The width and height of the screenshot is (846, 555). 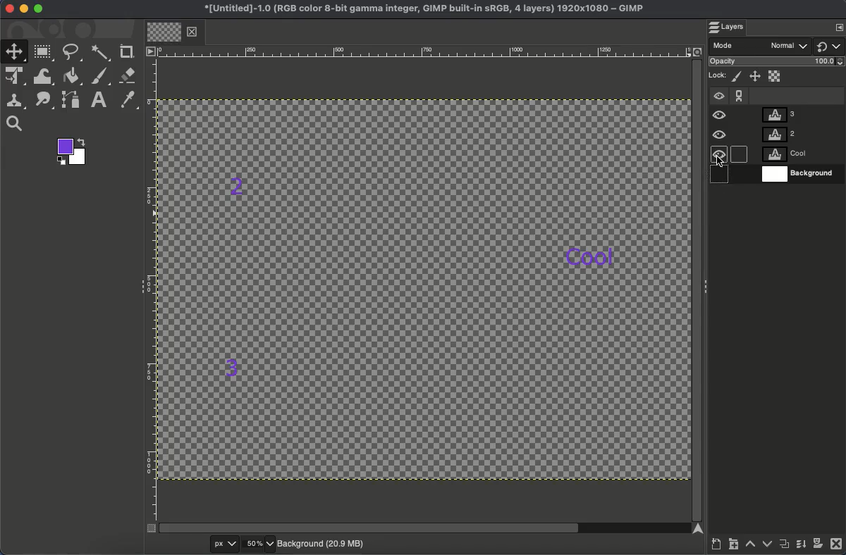 What do you see at coordinates (697, 288) in the screenshot?
I see `Scroll` at bounding box center [697, 288].